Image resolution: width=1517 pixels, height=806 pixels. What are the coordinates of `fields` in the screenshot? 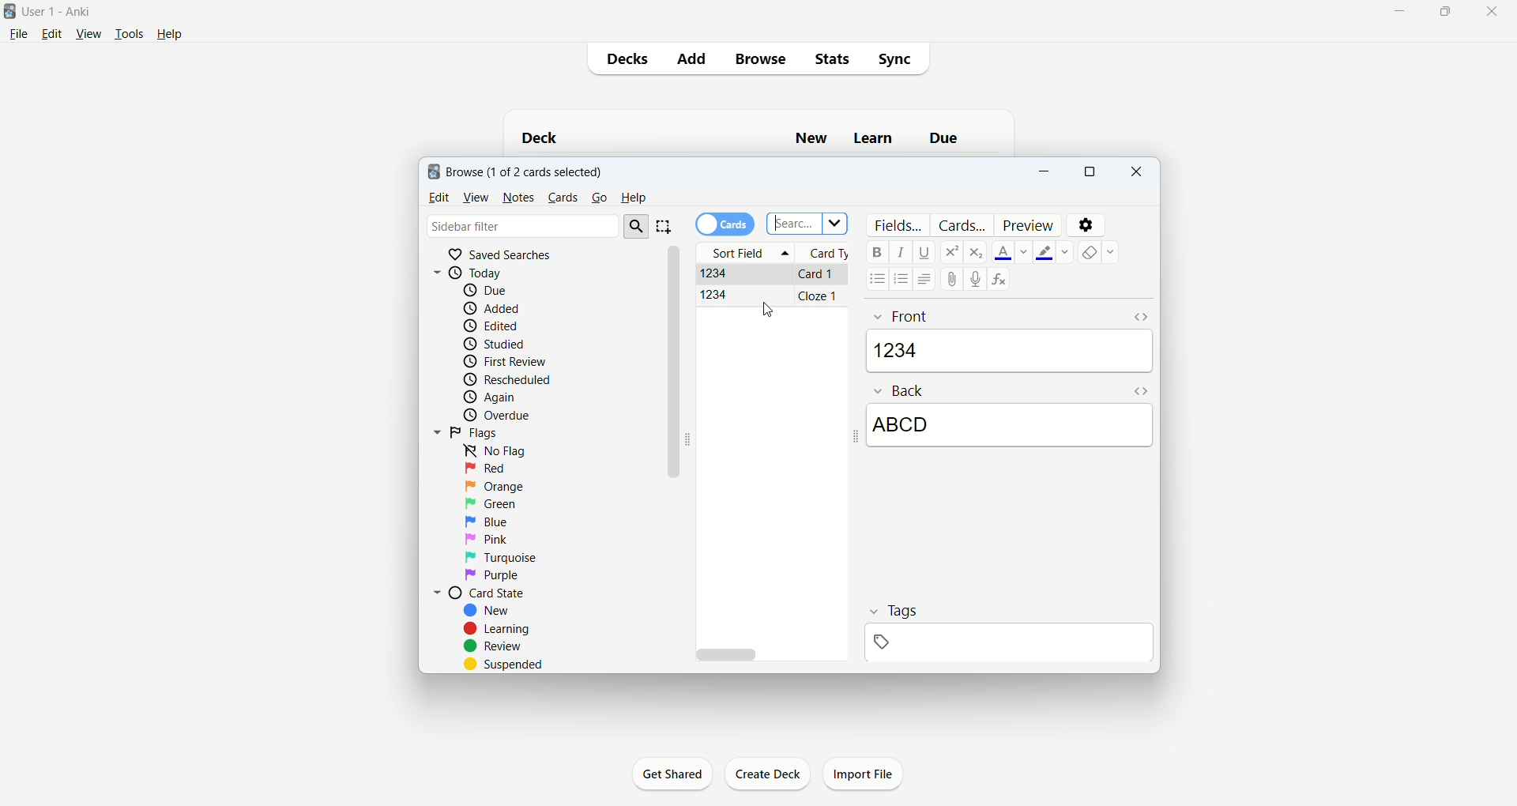 It's located at (898, 225).